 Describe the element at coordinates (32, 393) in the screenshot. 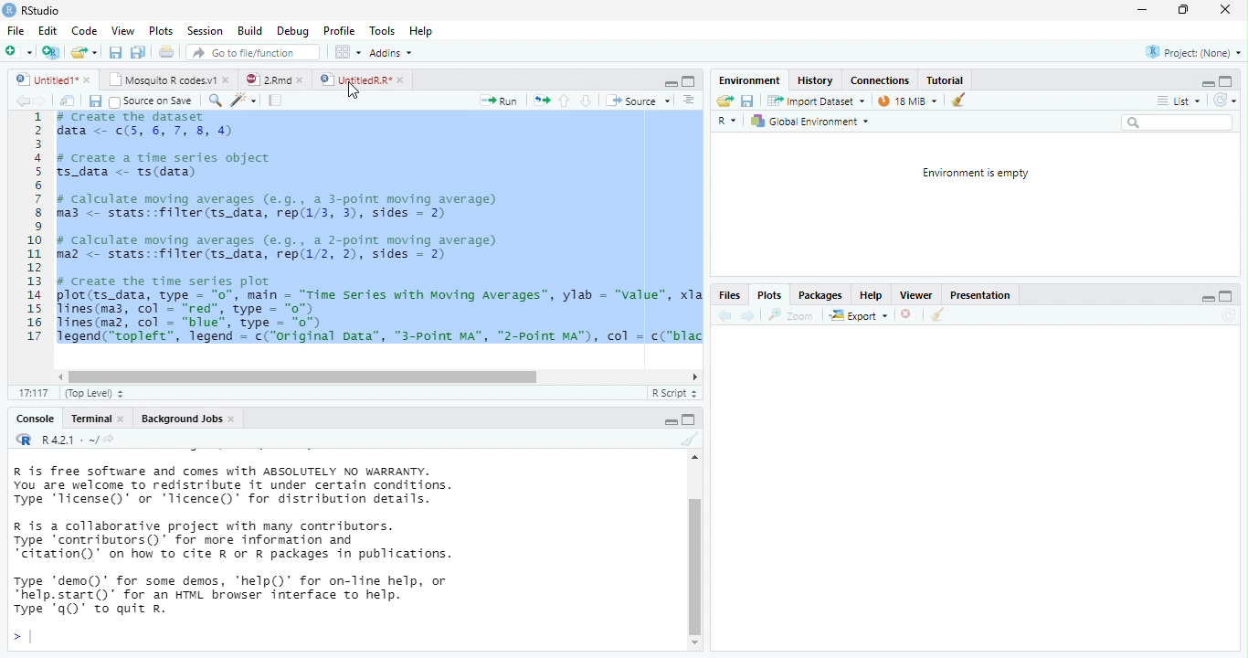

I see `17:17` at that location.